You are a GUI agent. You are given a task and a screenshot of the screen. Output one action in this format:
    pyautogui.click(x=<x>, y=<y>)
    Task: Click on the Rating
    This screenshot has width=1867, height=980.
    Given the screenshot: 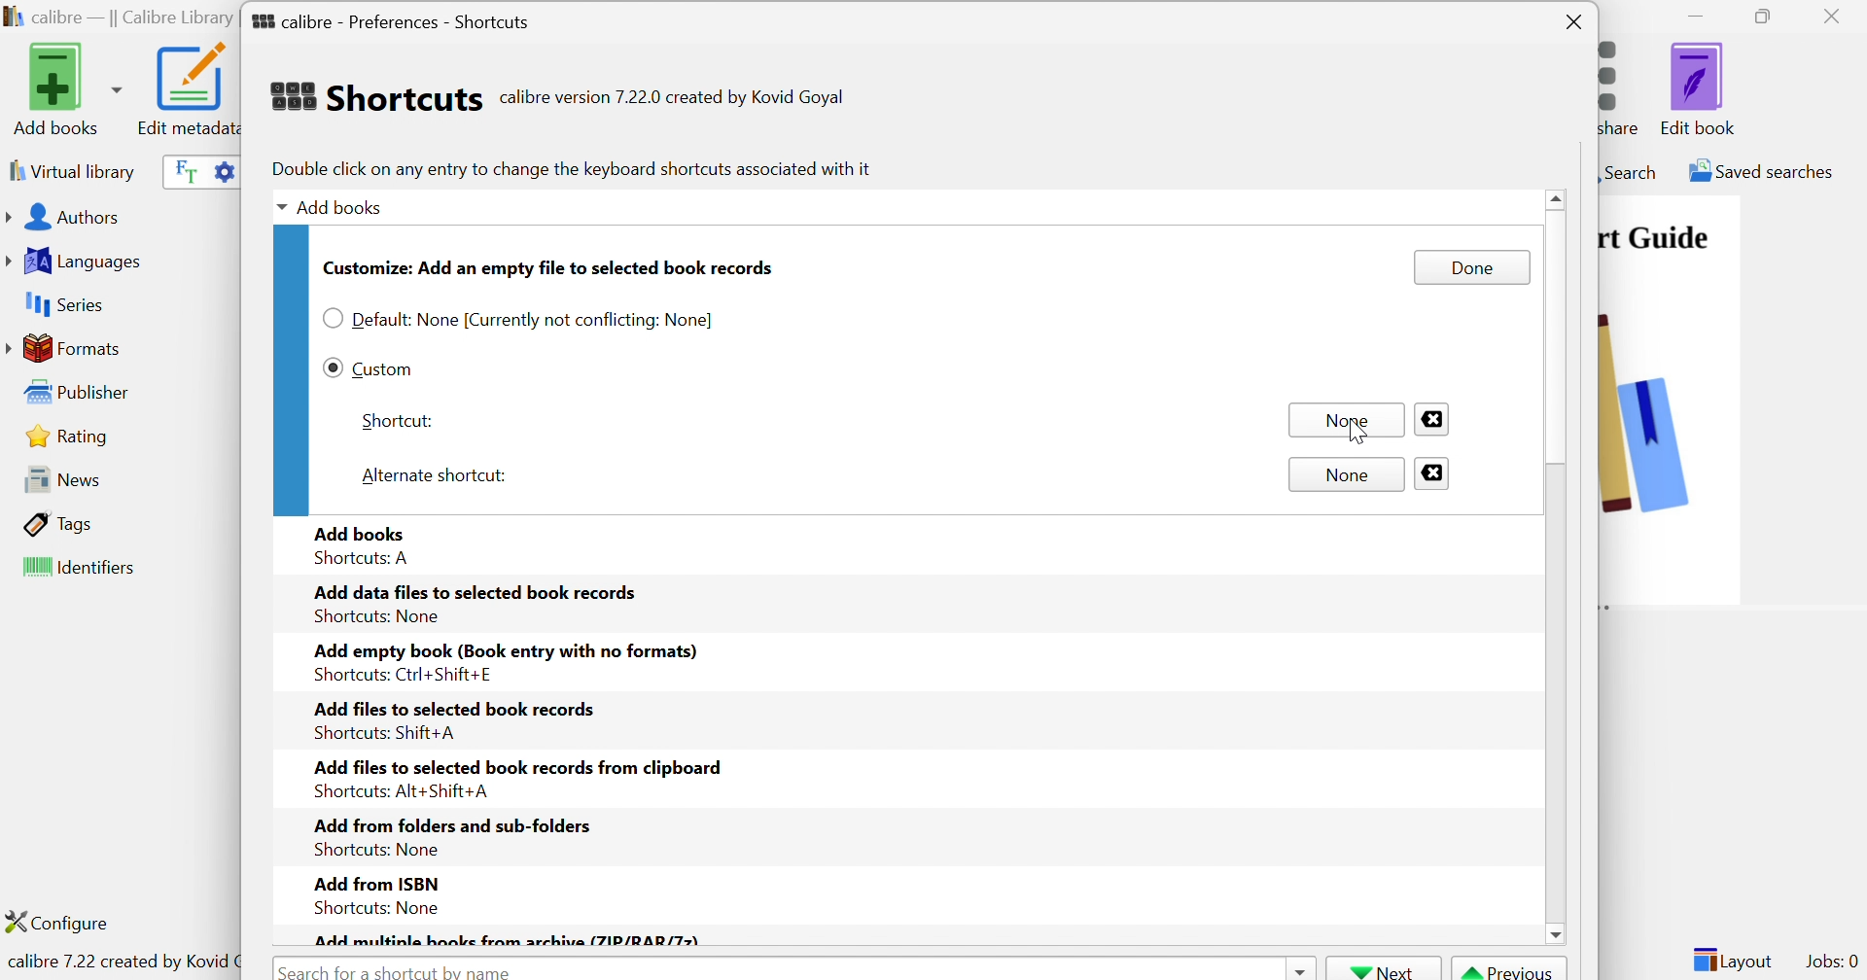 What is the action you would take?
    pyautogui.click(x=70, y=436)
    